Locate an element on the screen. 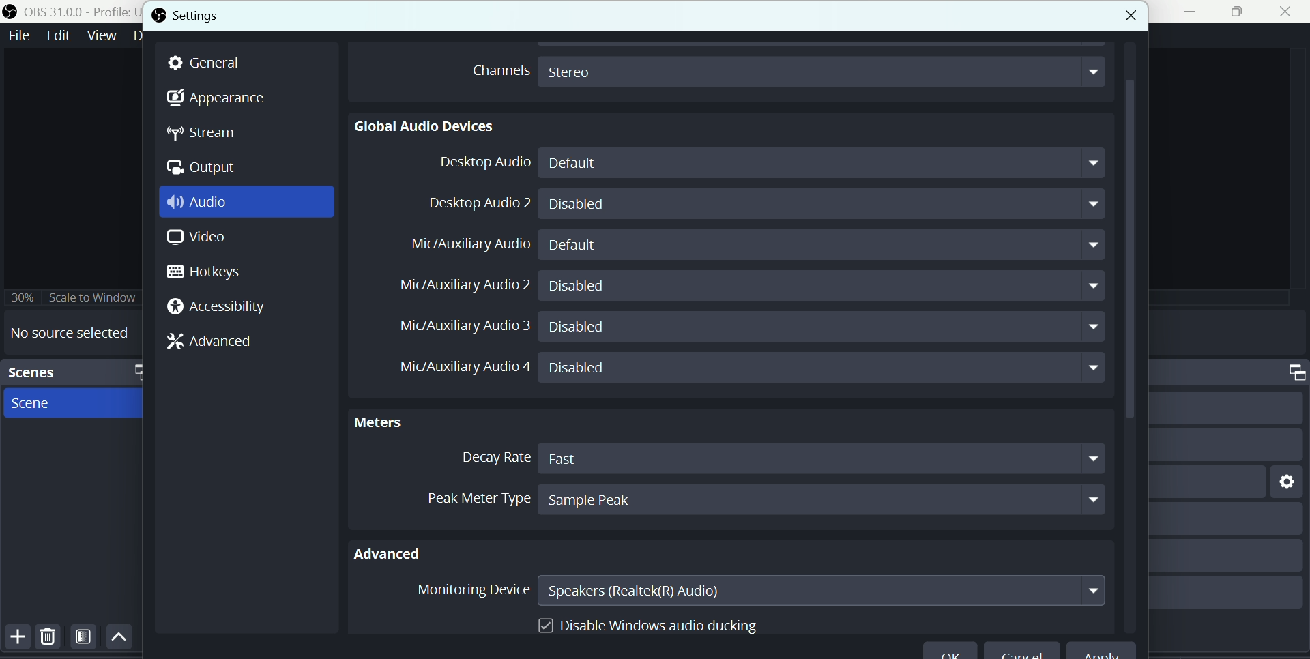 This screenshot has height=659, width=1310. OBS 31.0 .0 profile untitled seen new scene is located at coordinates (81, 11).